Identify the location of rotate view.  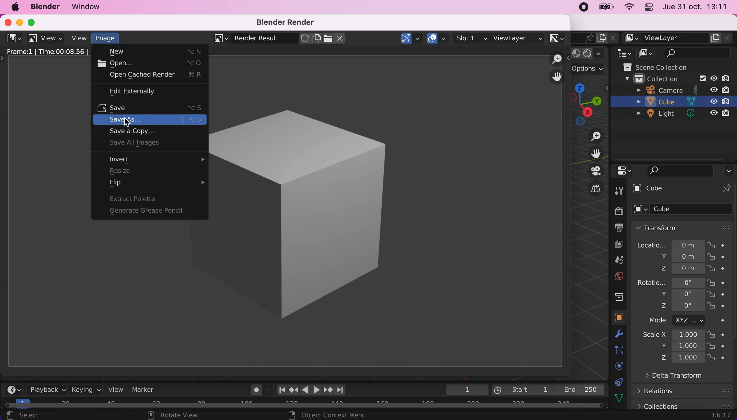
(175, 415).